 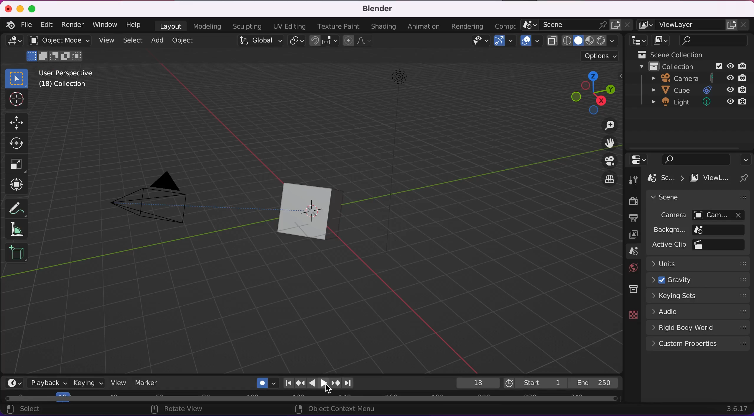 What do you see at coordinates (376, 9) in the screenshot?
I see `blender` at bounding box center [376, 9].